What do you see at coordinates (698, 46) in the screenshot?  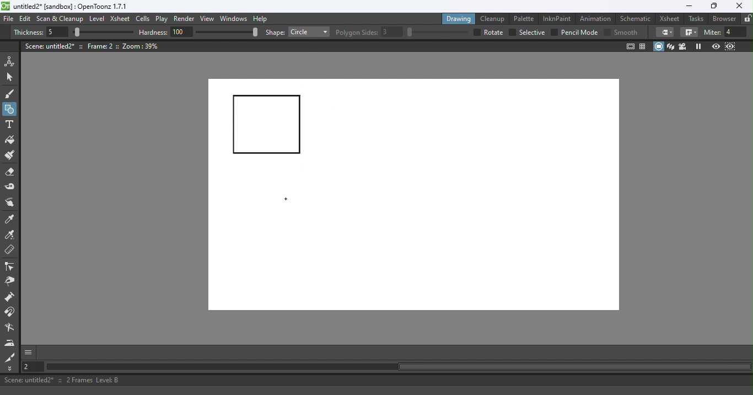 I see `Freeze` at bounding box center [698, 46].